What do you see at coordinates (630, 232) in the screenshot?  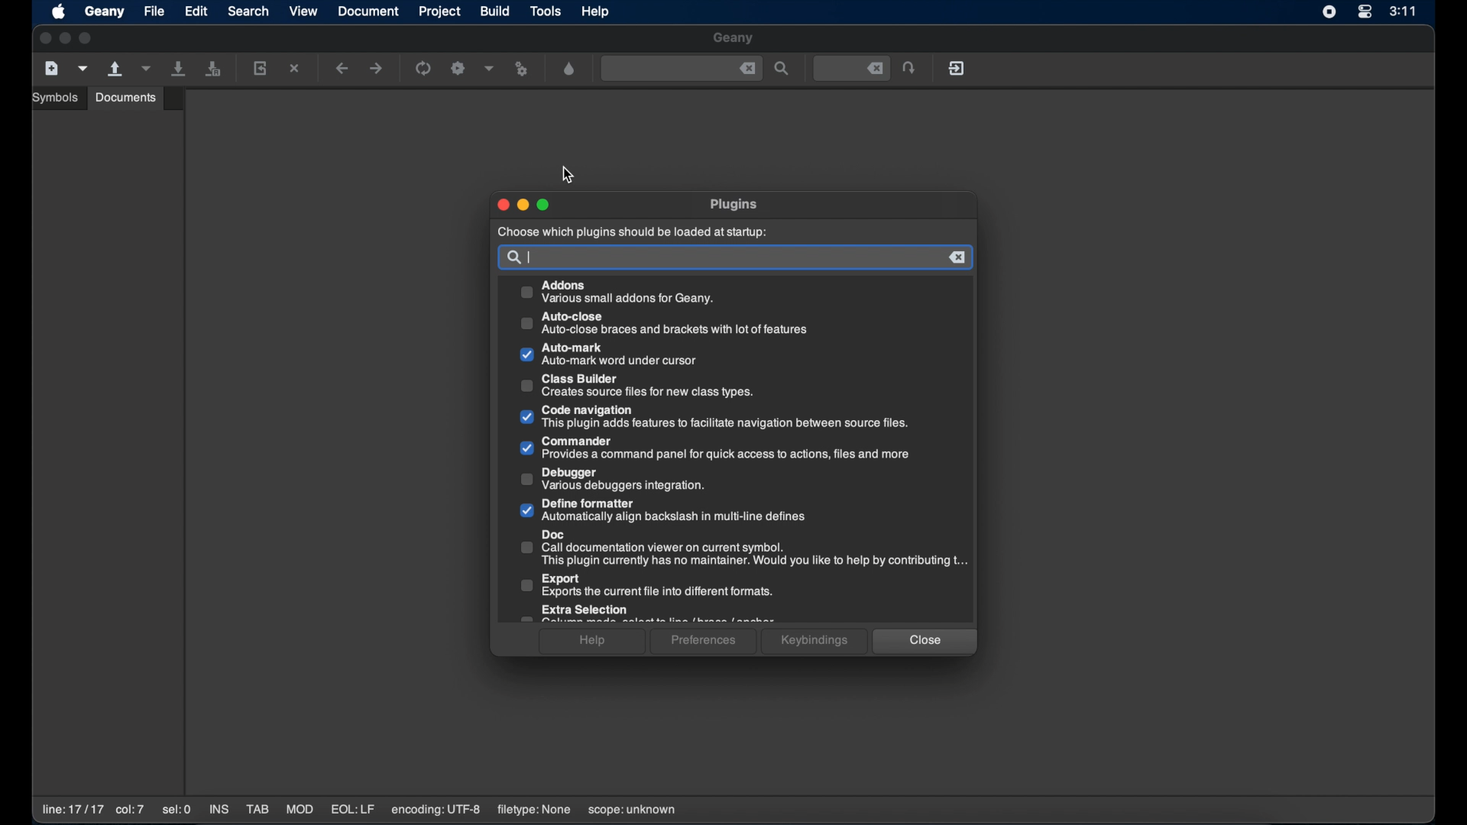 I see `choose which plugins should be loaded at startup` at bounding box center [630, 232].